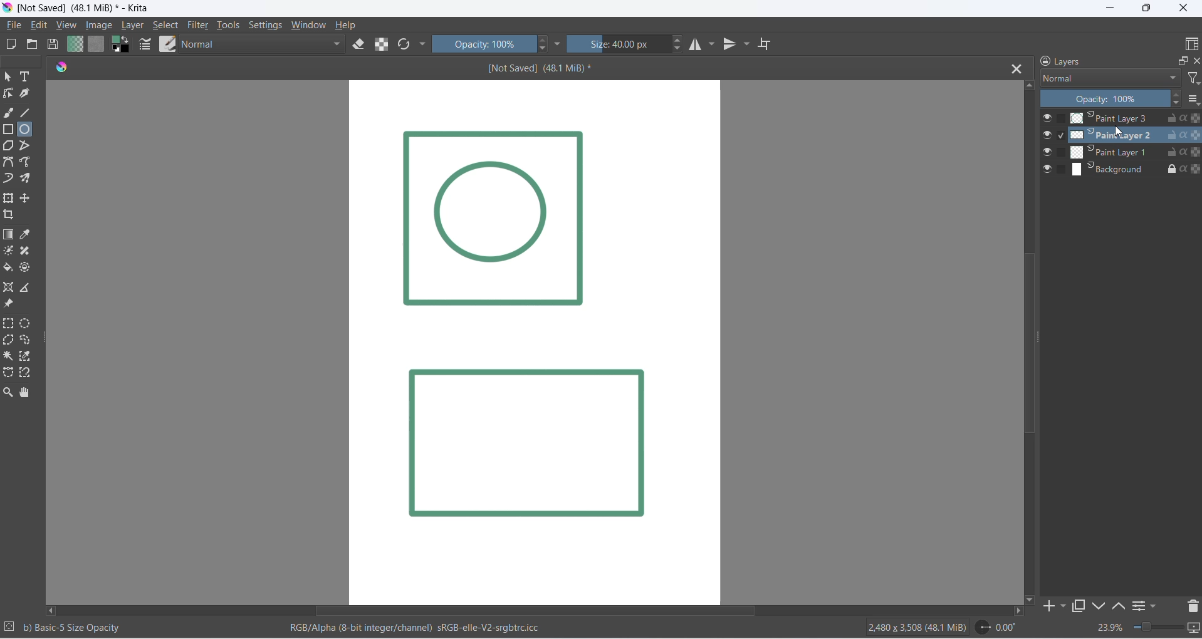 Image resolution: width=1202 pixels, height=639 pixels. I want to click on swap foreground and background colors, so click(122, 44).